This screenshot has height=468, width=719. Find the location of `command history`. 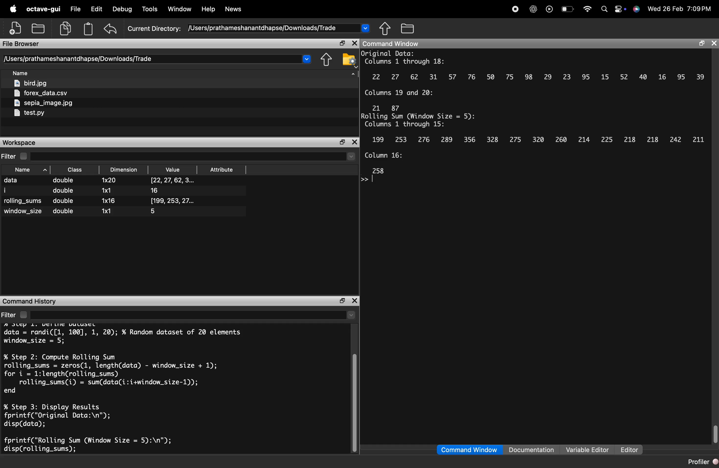

command history is located at coordinates (32, 301).